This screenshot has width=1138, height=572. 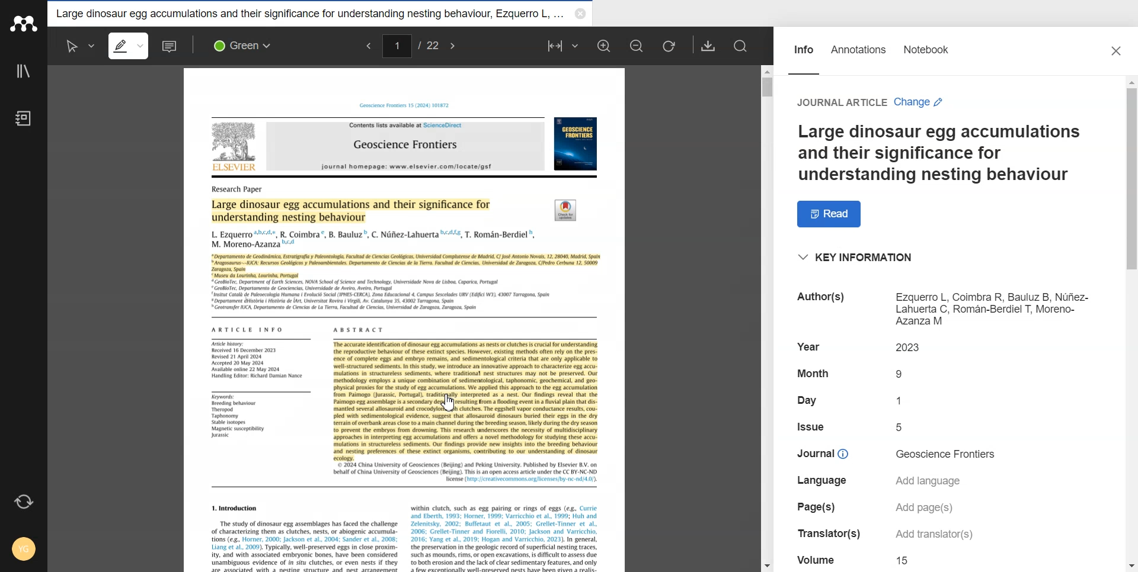 What do you see at coordinates (366, 47) in the screenshot?
I see `previous page` at bounding box center [366, 47].